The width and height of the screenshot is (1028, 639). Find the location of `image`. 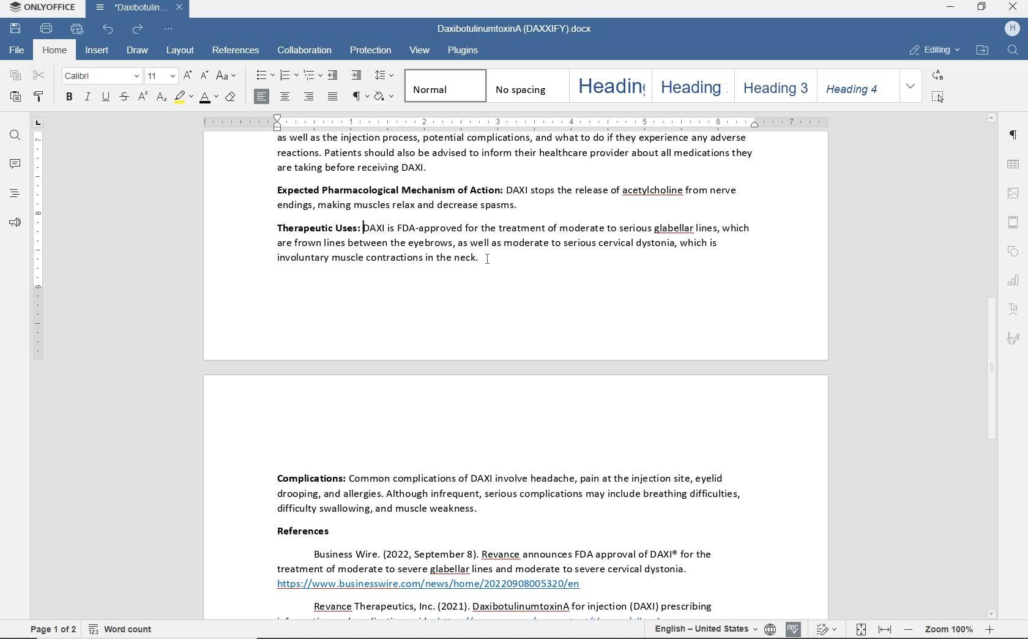

image is located at coordinates (1013, 194).